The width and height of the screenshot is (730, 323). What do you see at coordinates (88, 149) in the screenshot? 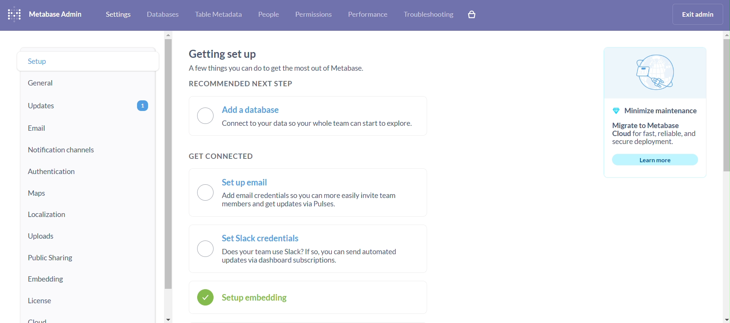
I see `notification channels` at bounding box center [88, 149].